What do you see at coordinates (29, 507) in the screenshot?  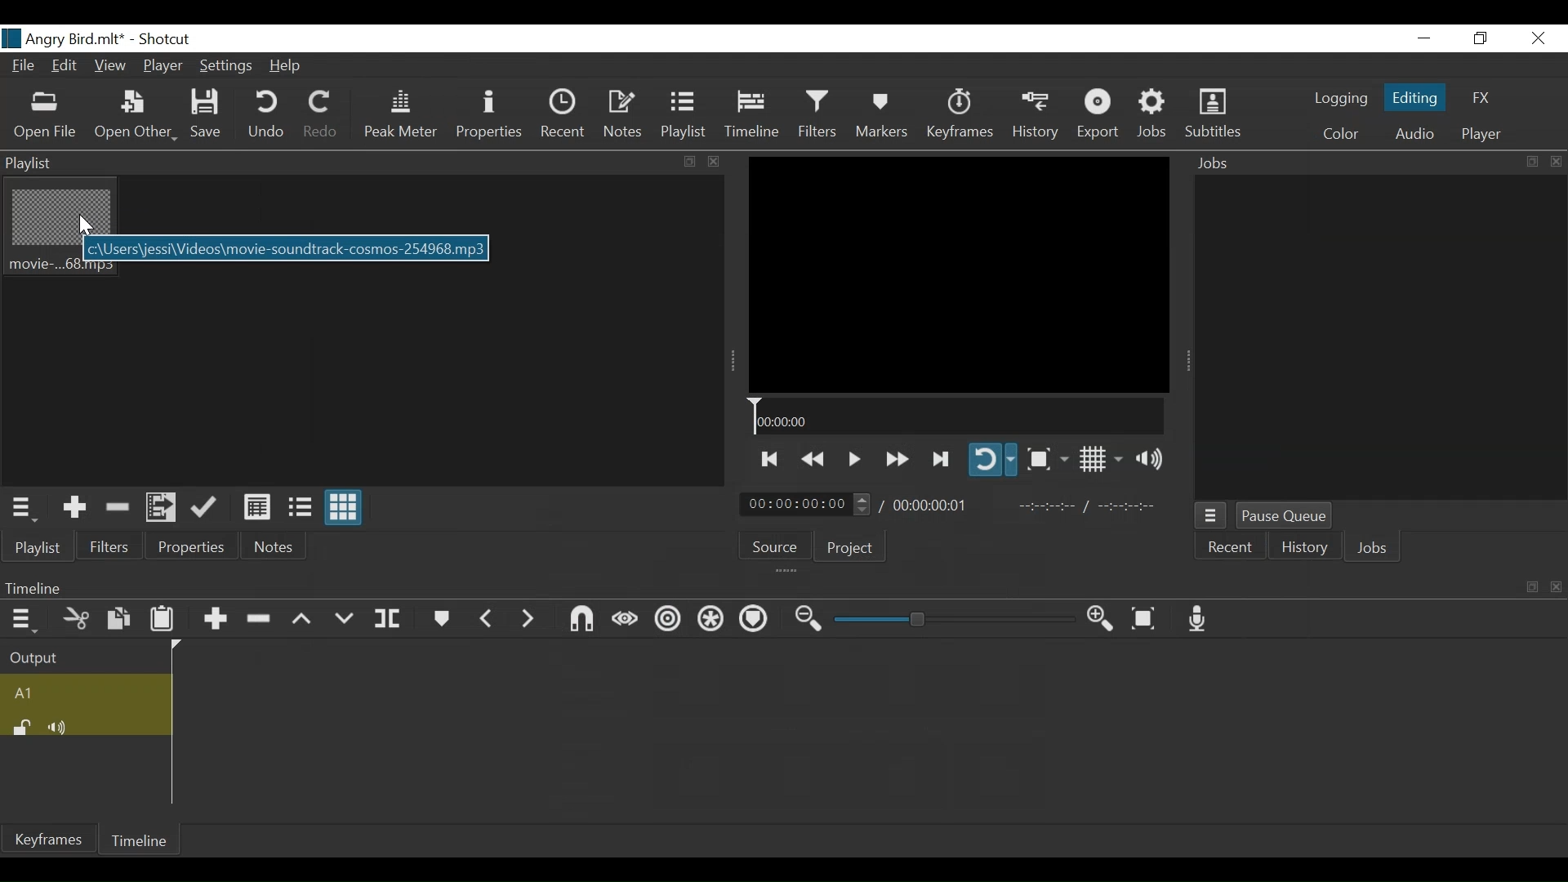 I see `Playlist menu` at bounding box center [29, 507].